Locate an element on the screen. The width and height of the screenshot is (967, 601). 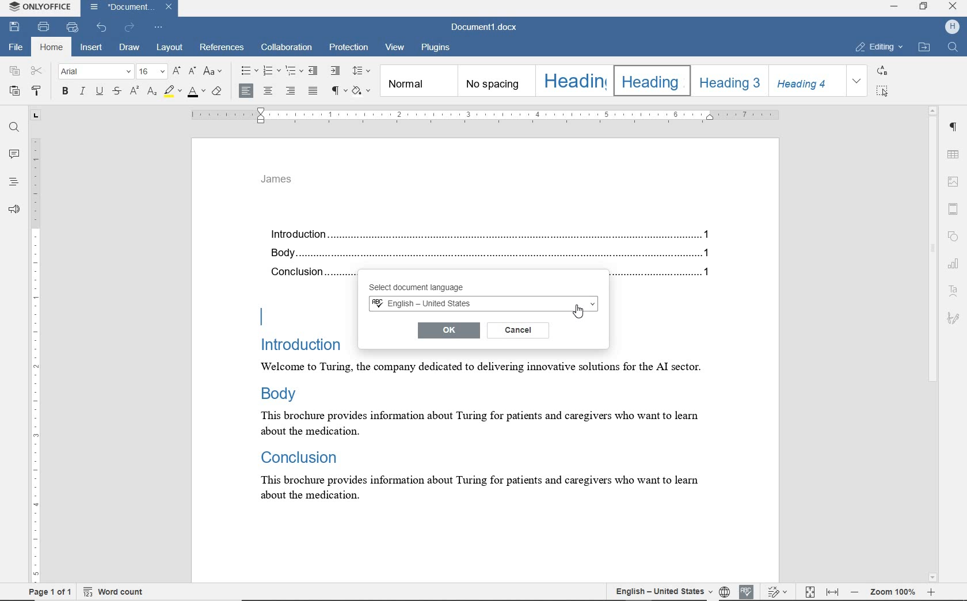
OPEN FILE LOCATION is located at coordinates (924, 48).